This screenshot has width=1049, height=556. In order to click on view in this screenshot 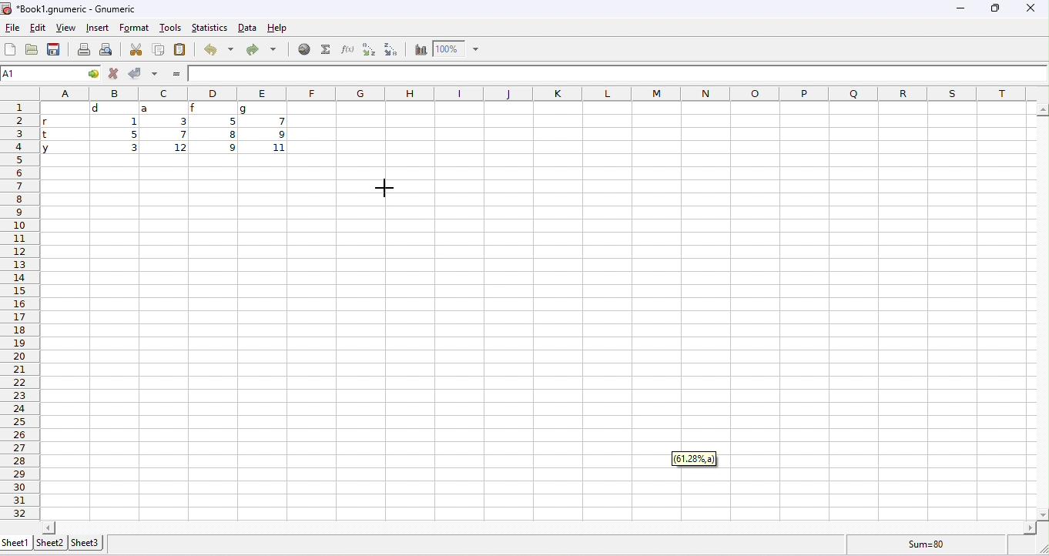, I will do `click(65, 28)`.